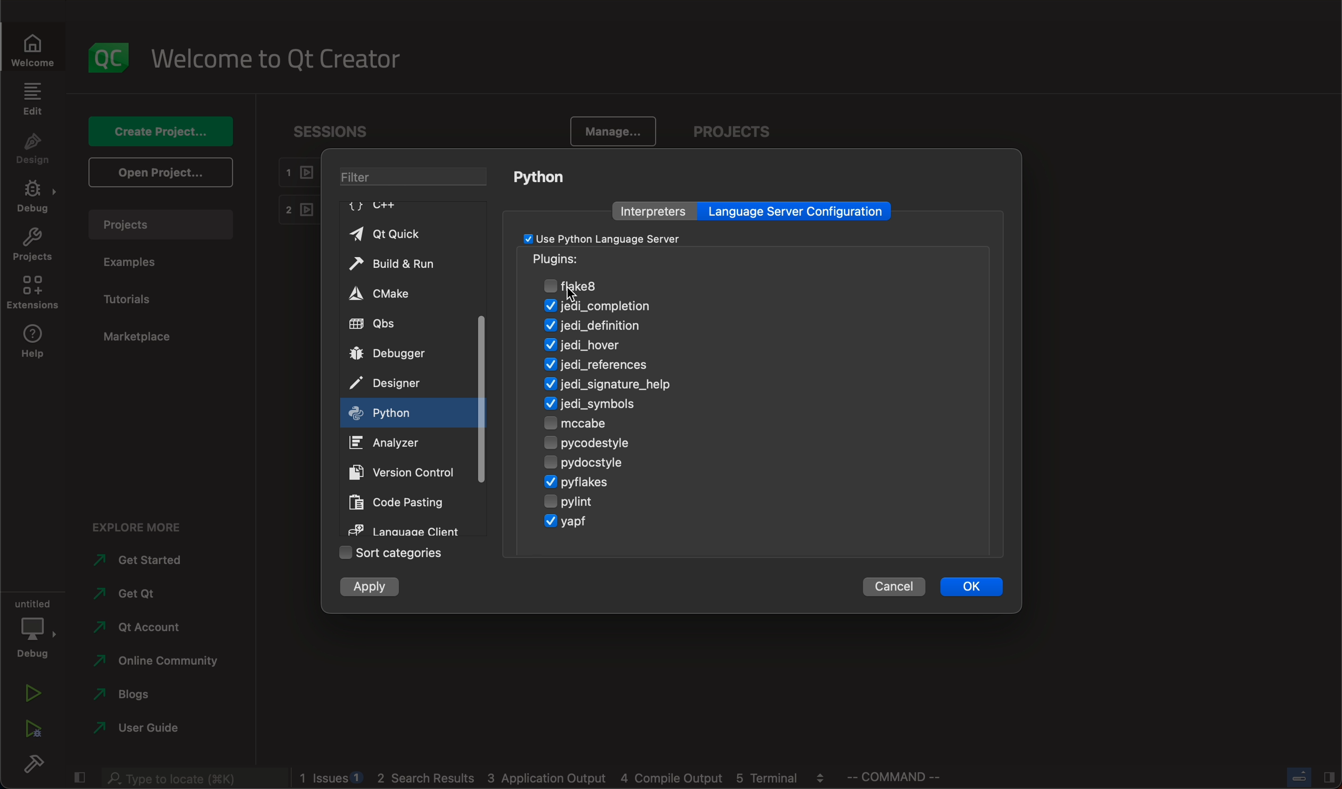  Describe the element at coordinates (1308, 777) in the screenshot. I see `close slide bar` at that location.